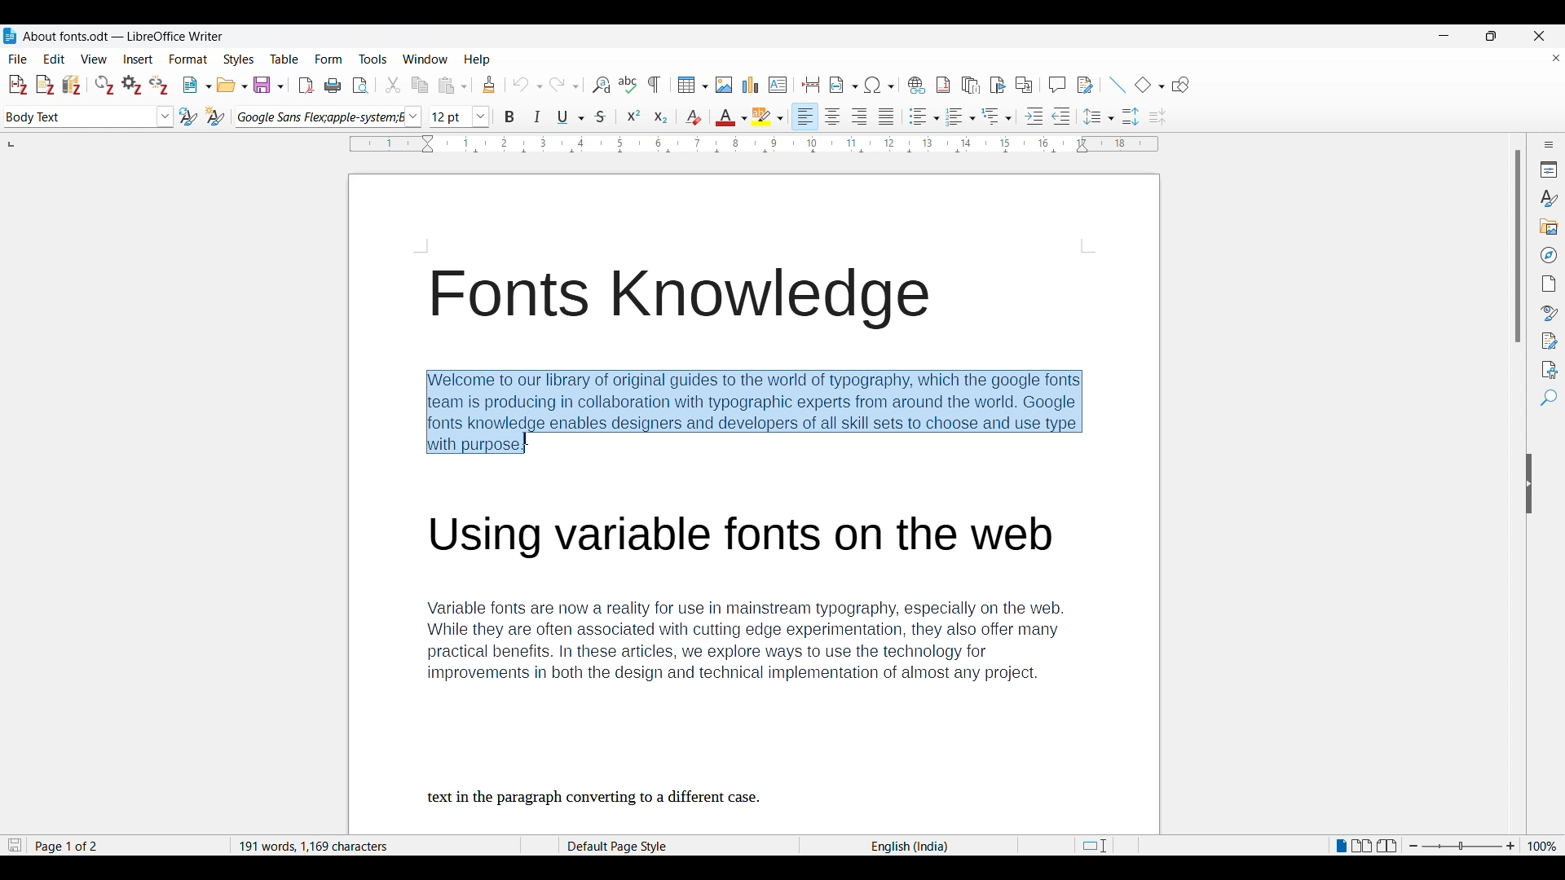 The width and height of the screenshot is (1565, 880). What do you see at coordinates (1550, 341) in the screenshot?
I see `Manage changes` at bounding box center [1550, 341].